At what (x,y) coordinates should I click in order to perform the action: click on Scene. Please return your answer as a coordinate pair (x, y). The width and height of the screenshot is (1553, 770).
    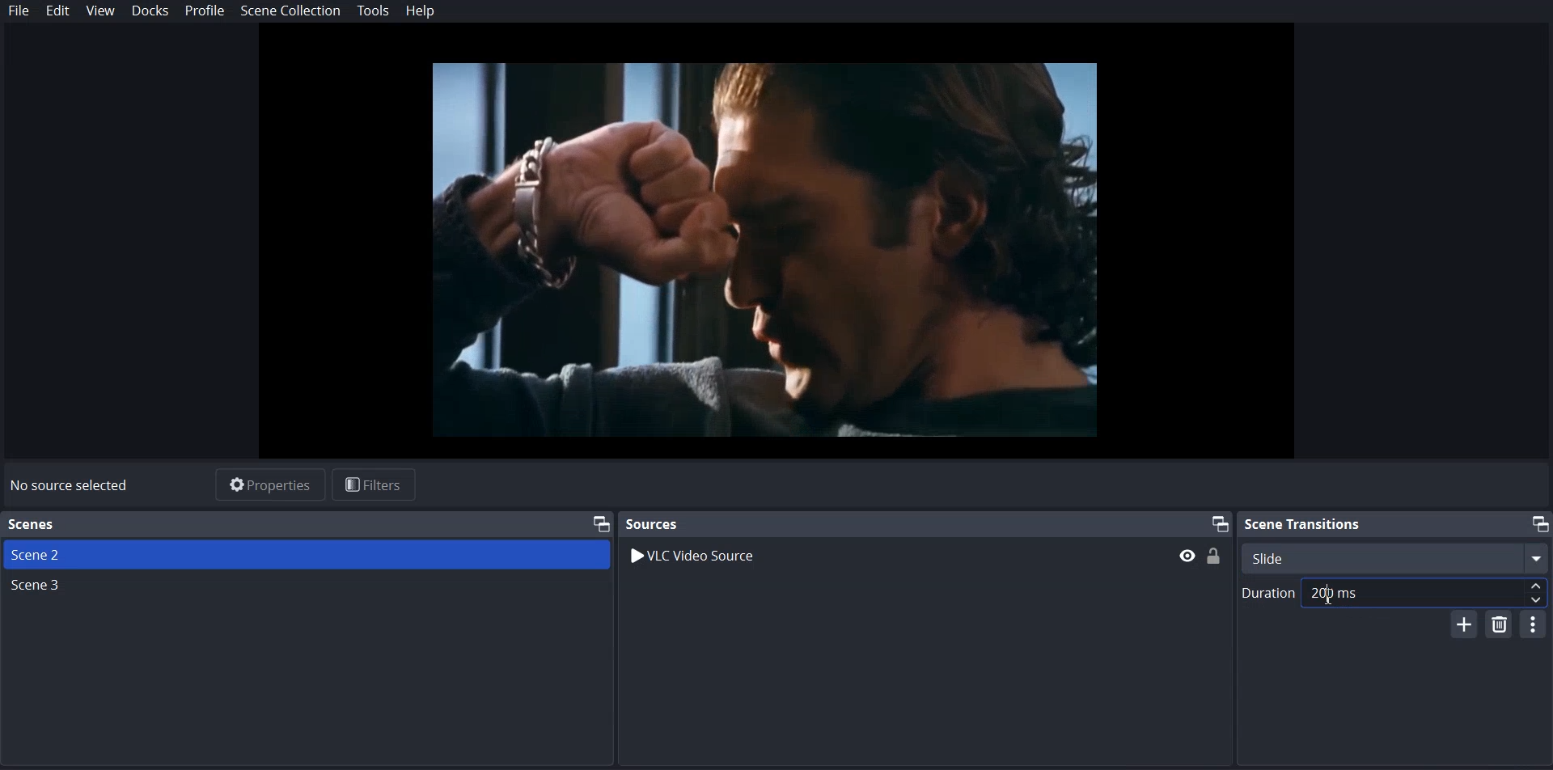
    Looking at the image, I should click on (306, 554).